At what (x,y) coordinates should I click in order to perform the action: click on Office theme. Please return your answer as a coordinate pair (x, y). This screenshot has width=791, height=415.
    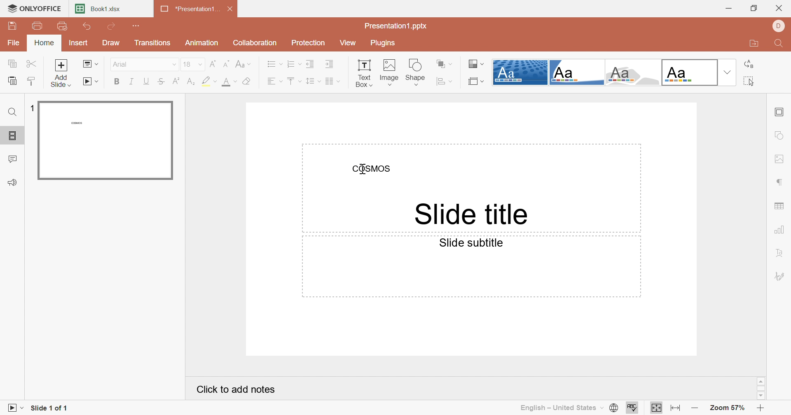
    Looking at the image, I should click on (689, 72).